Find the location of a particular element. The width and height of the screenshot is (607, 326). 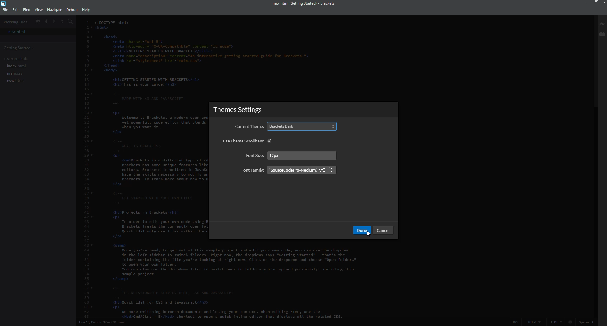

main is located at coordinates (15, 74).